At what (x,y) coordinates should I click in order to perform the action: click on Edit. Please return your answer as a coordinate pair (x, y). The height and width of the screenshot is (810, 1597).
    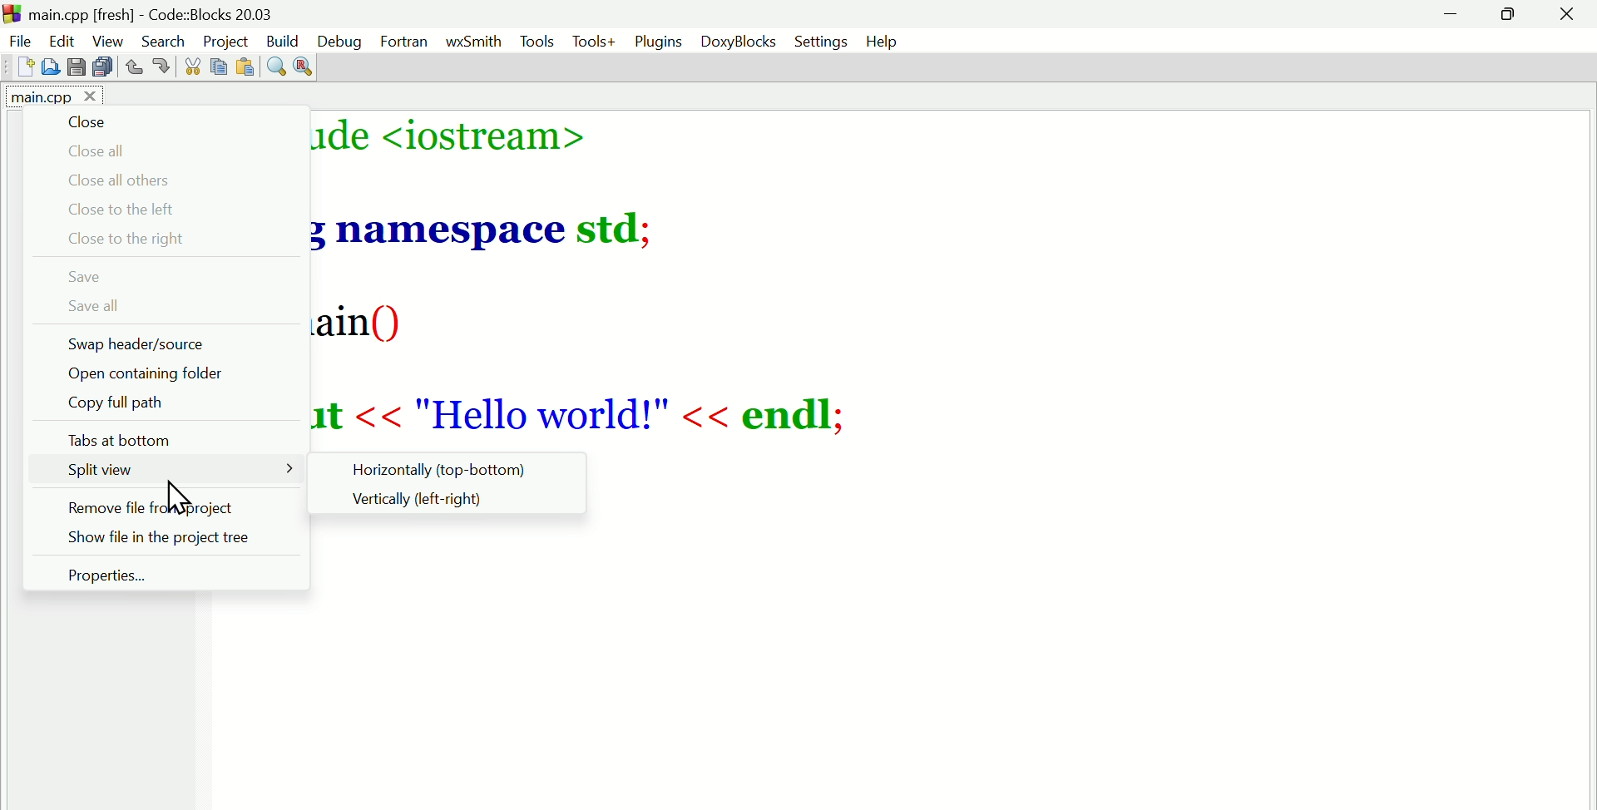
    Looking at the image, I should click on (64, 42).